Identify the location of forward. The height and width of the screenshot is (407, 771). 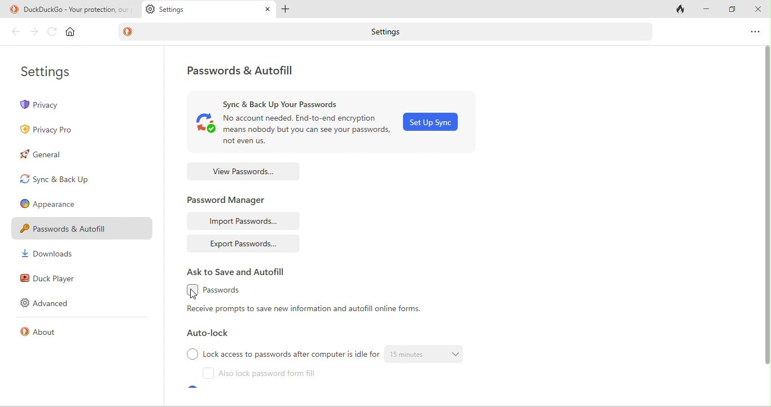
(32, 32).